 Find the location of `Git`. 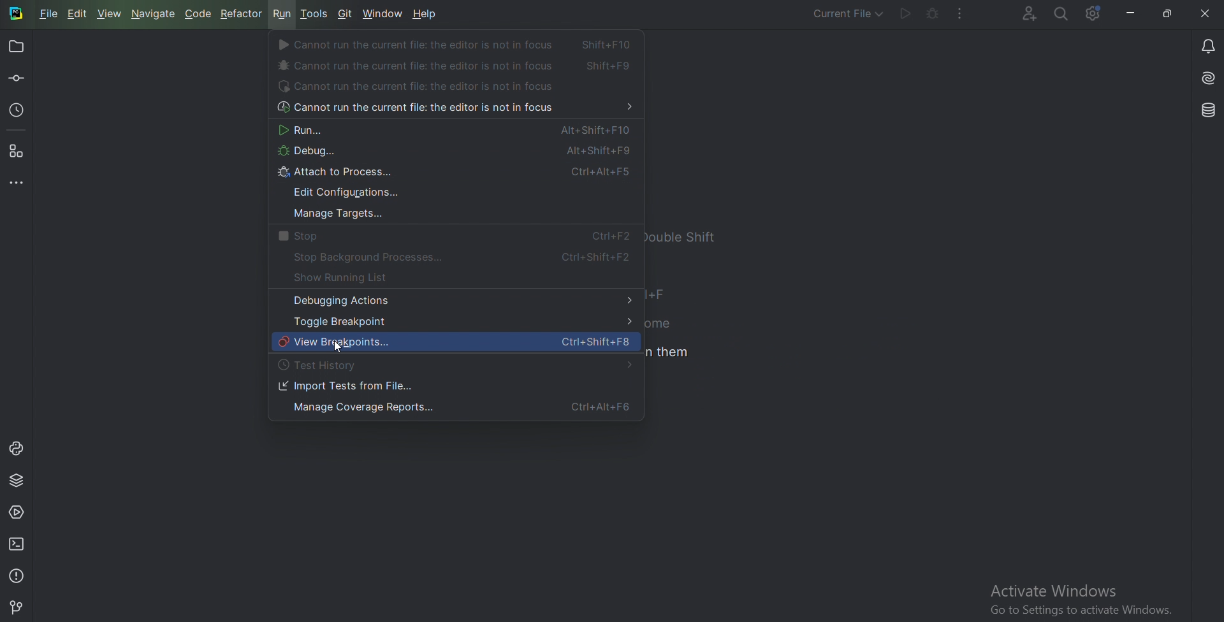

Git is located at coordinates (346, 14).